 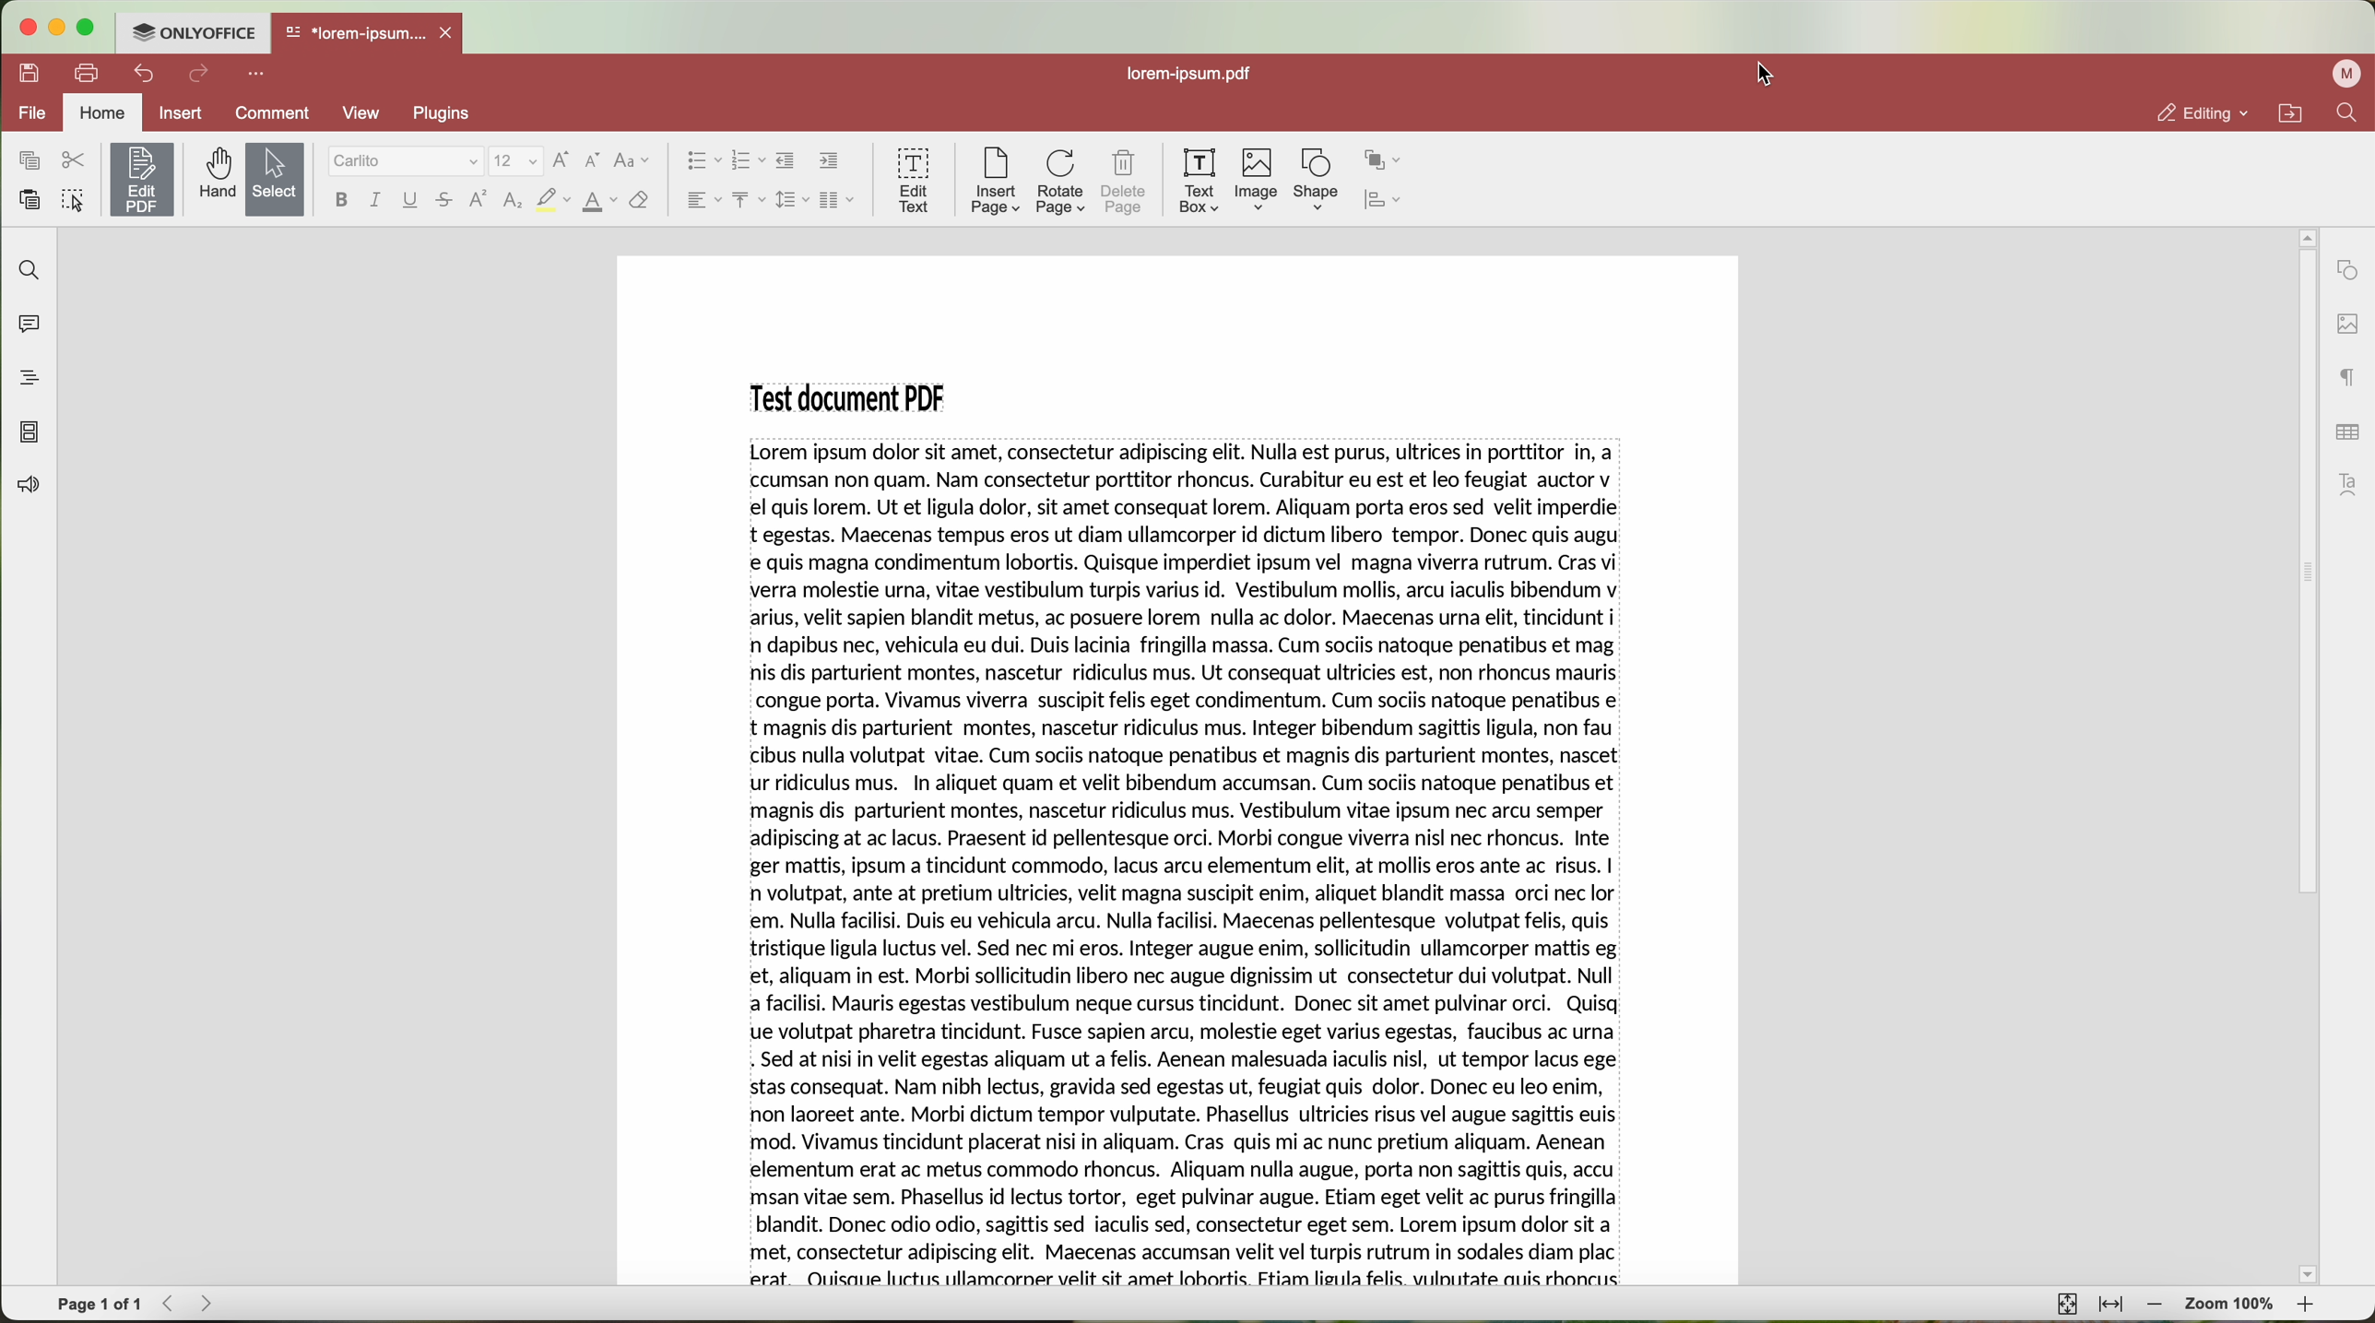 I want to click on image settings, so click(x=2346, y=323).